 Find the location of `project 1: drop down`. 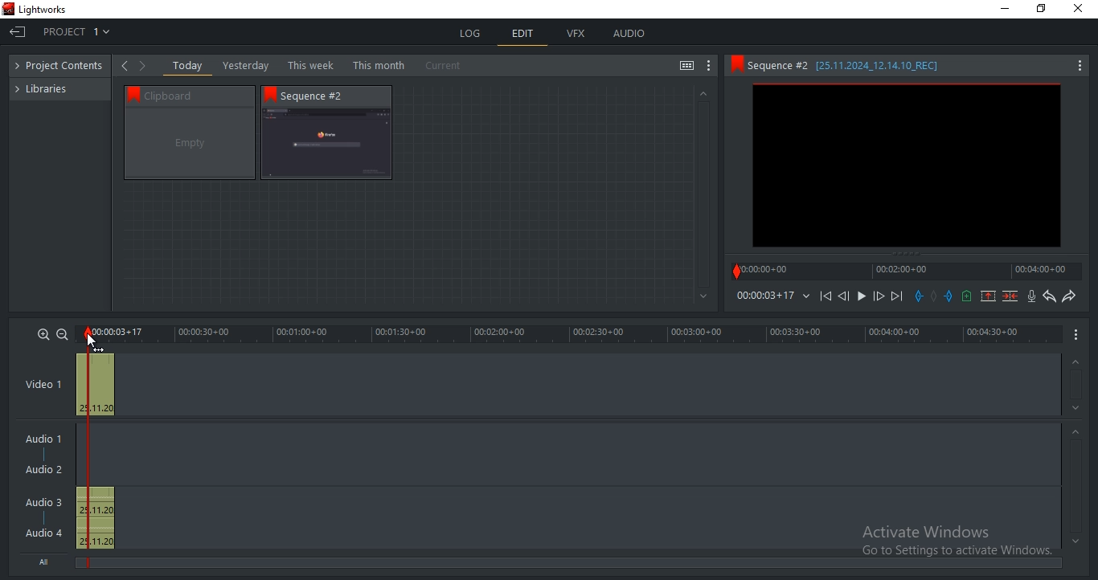

project 1: drop down is located at coordinates (80, 32).